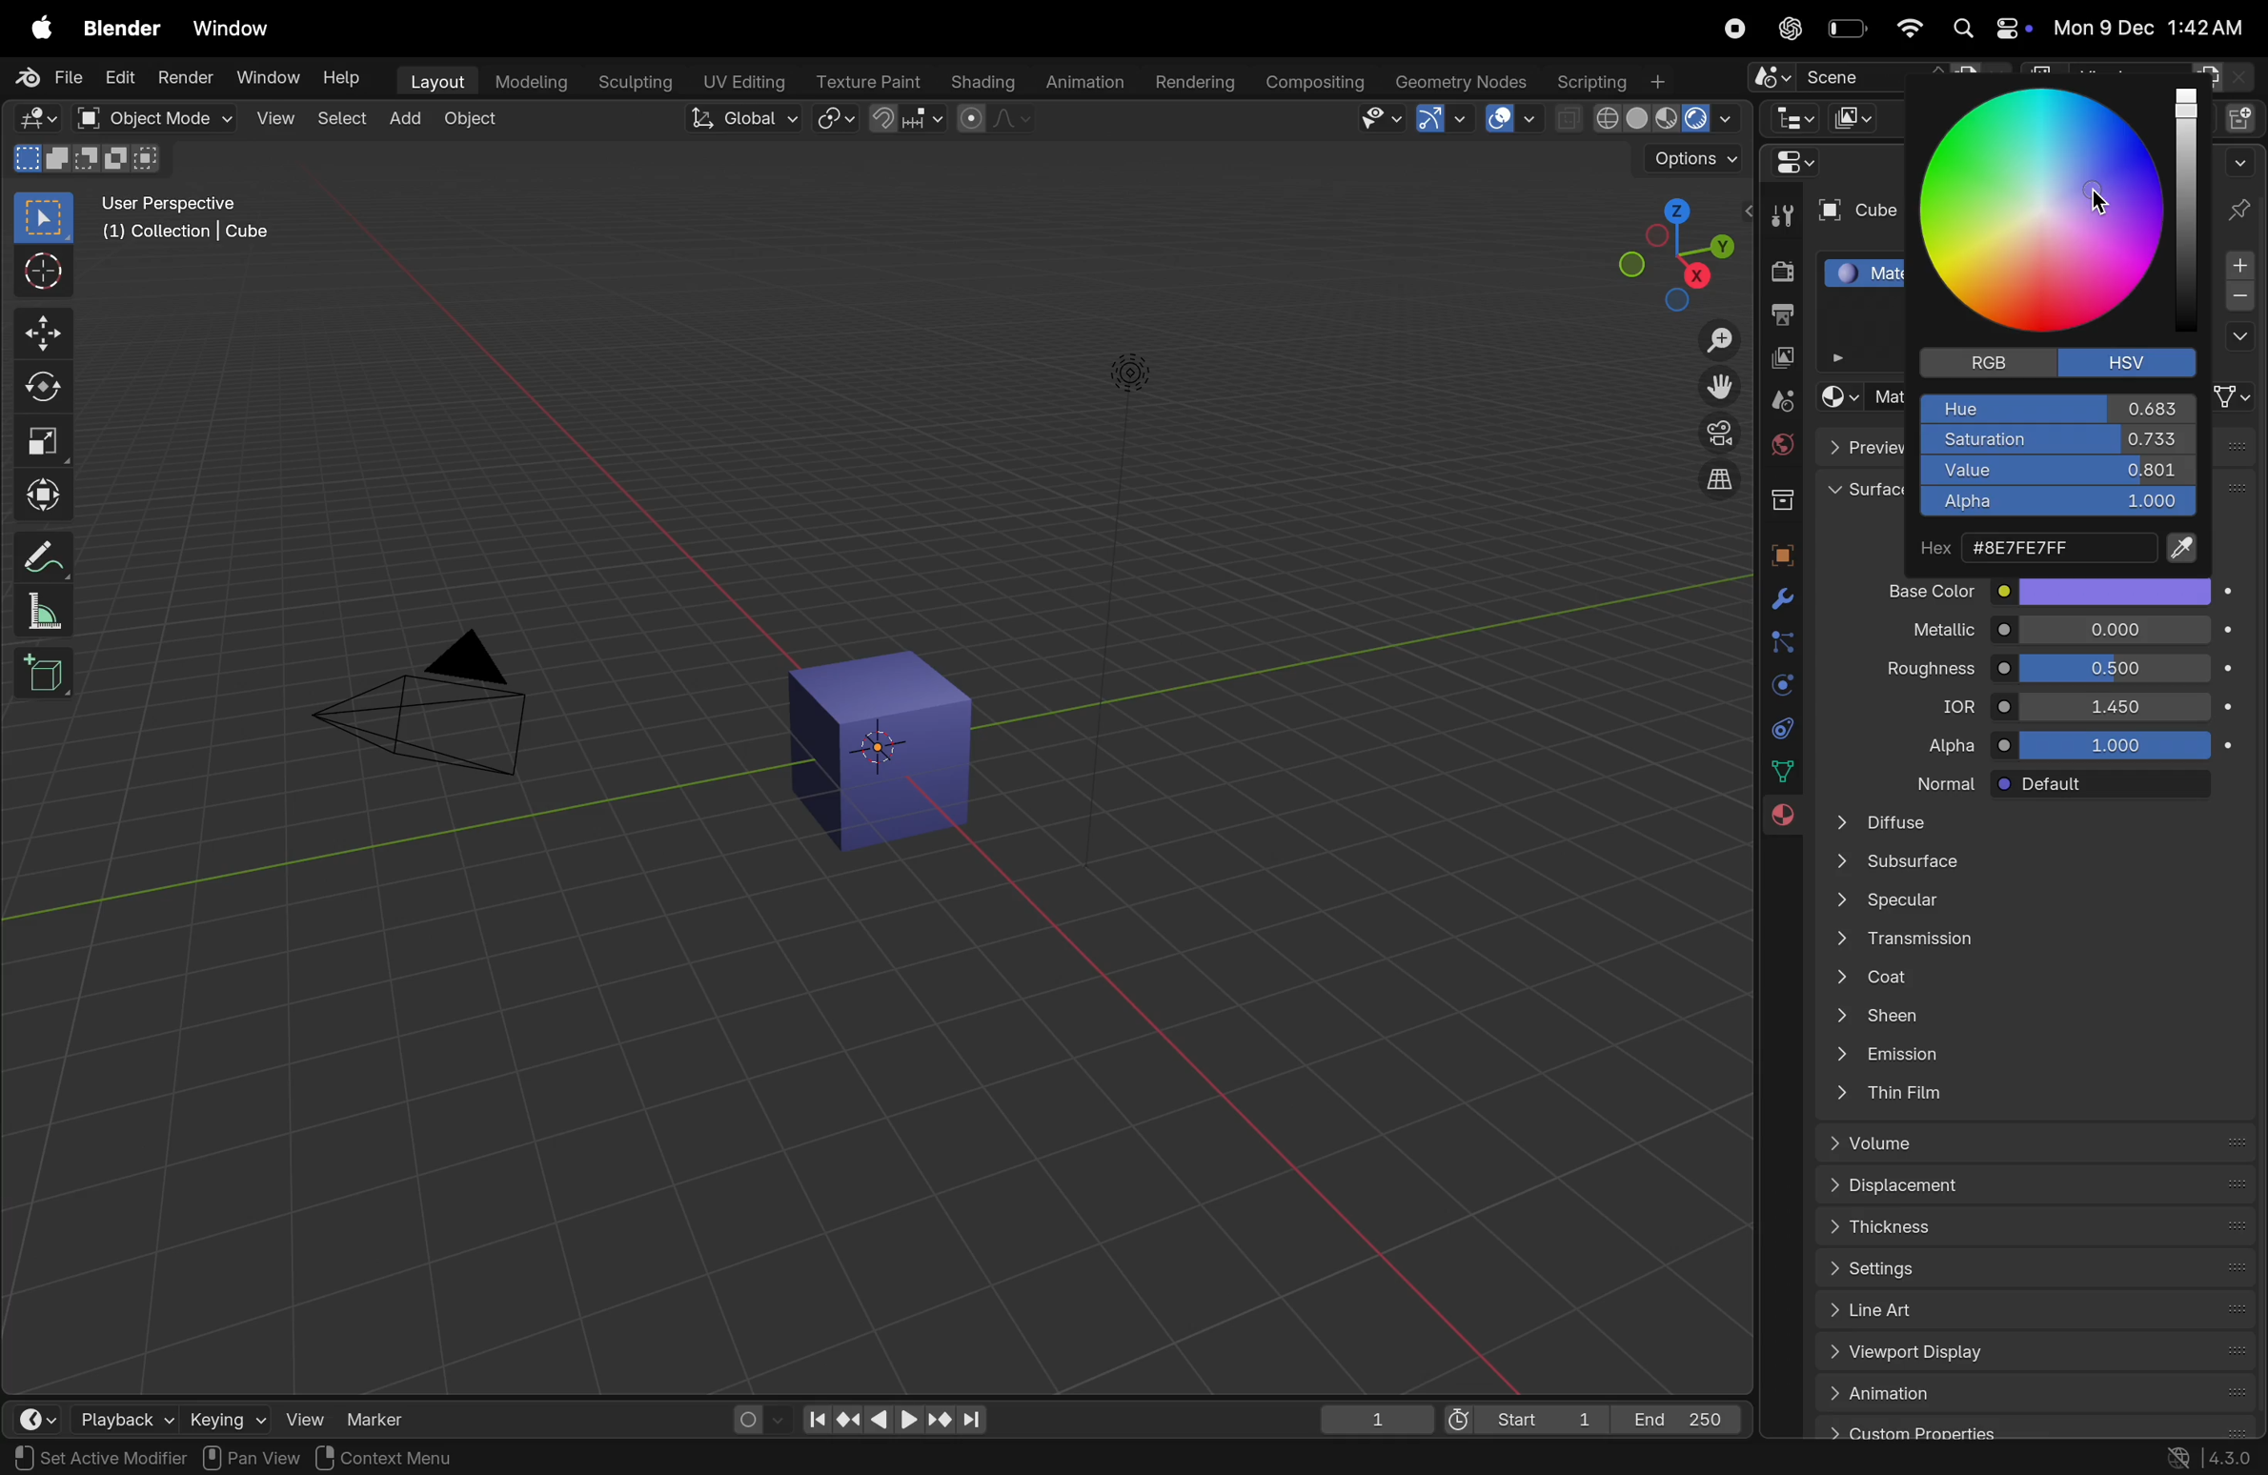 Image resolution: width=2268 pixels, height=1475 pixels. Describe the element at coordinates (534, 82) in the screenshot. I see `modelling` at that location.